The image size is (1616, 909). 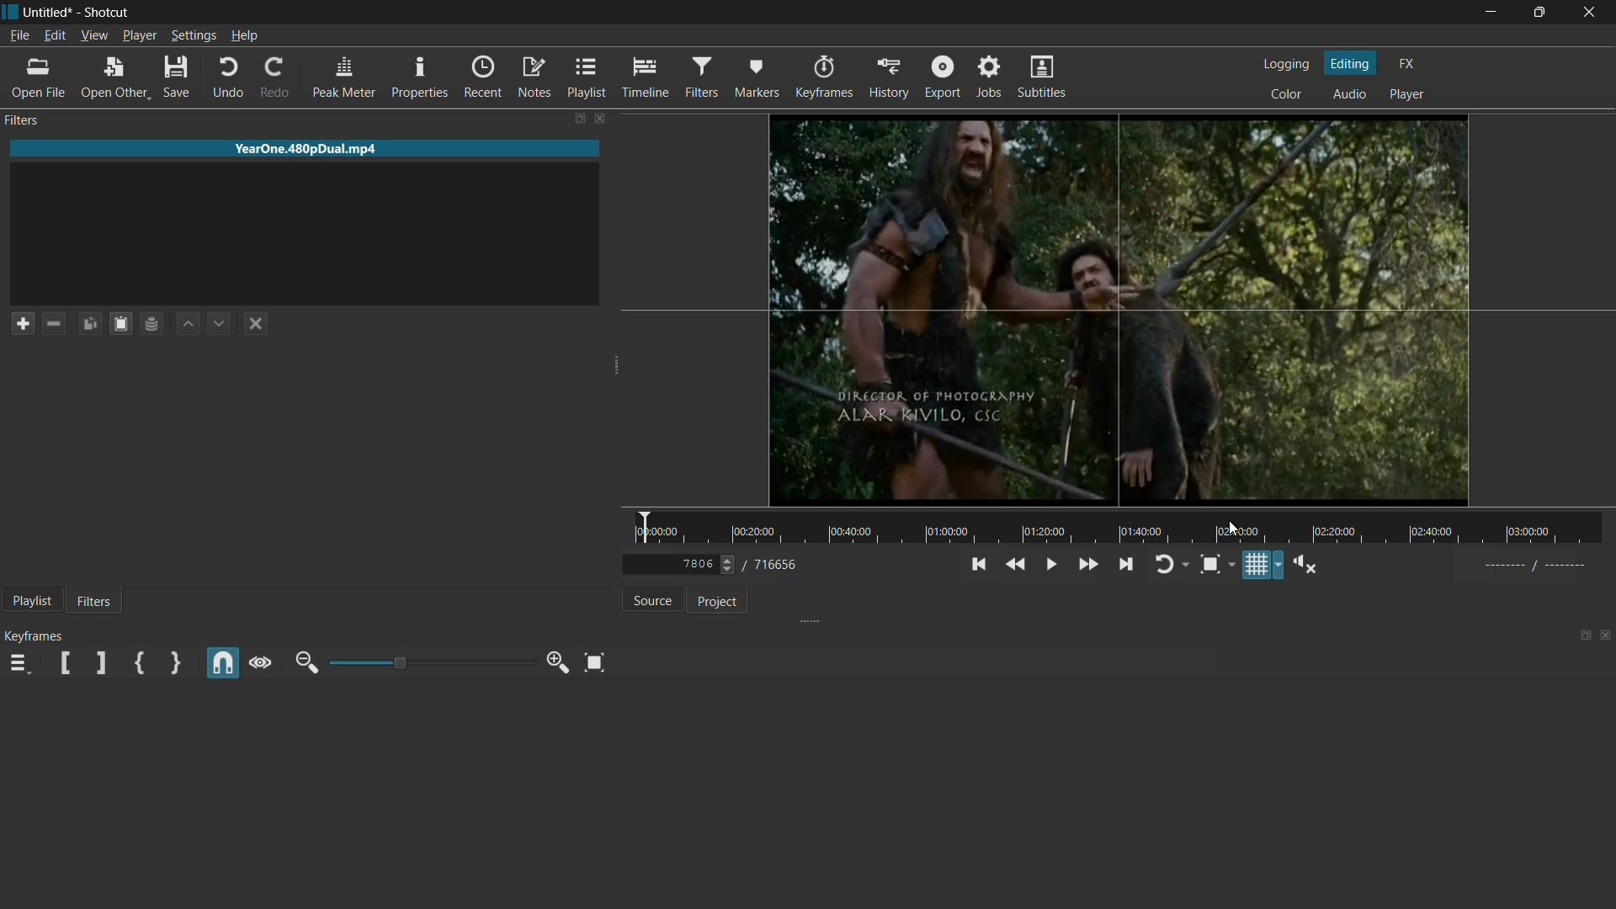 What do you see at coordinates (36, 636) in the screenshot?
I see `keyframes` at bounding box center [36, 636].